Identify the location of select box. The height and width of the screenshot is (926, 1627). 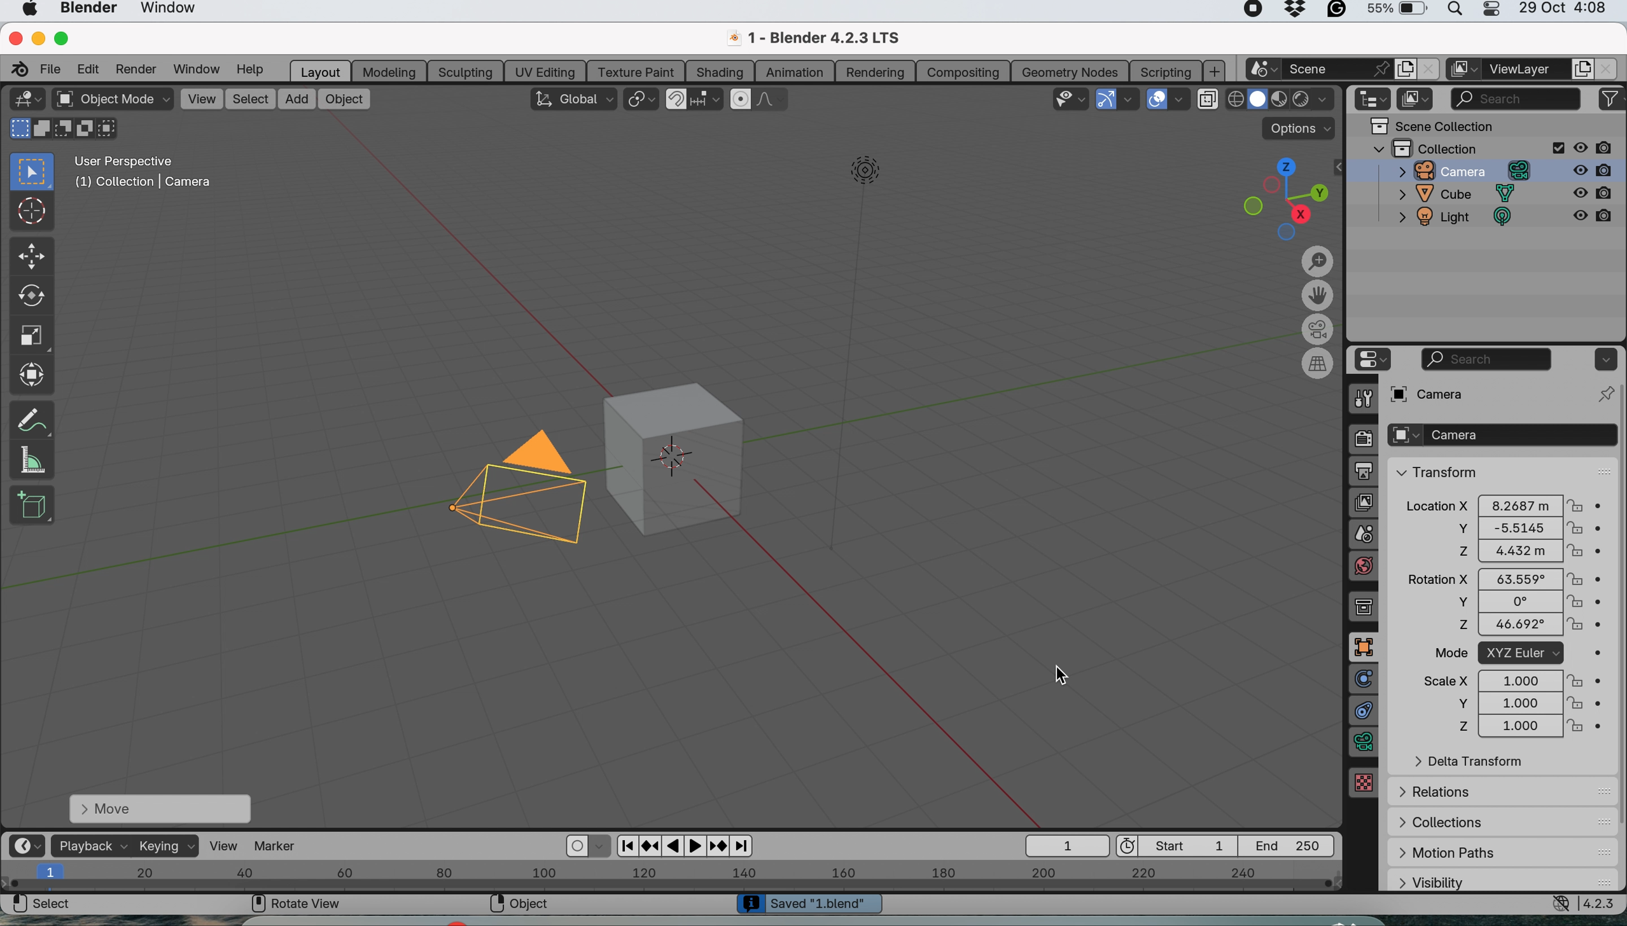
(32, 172).